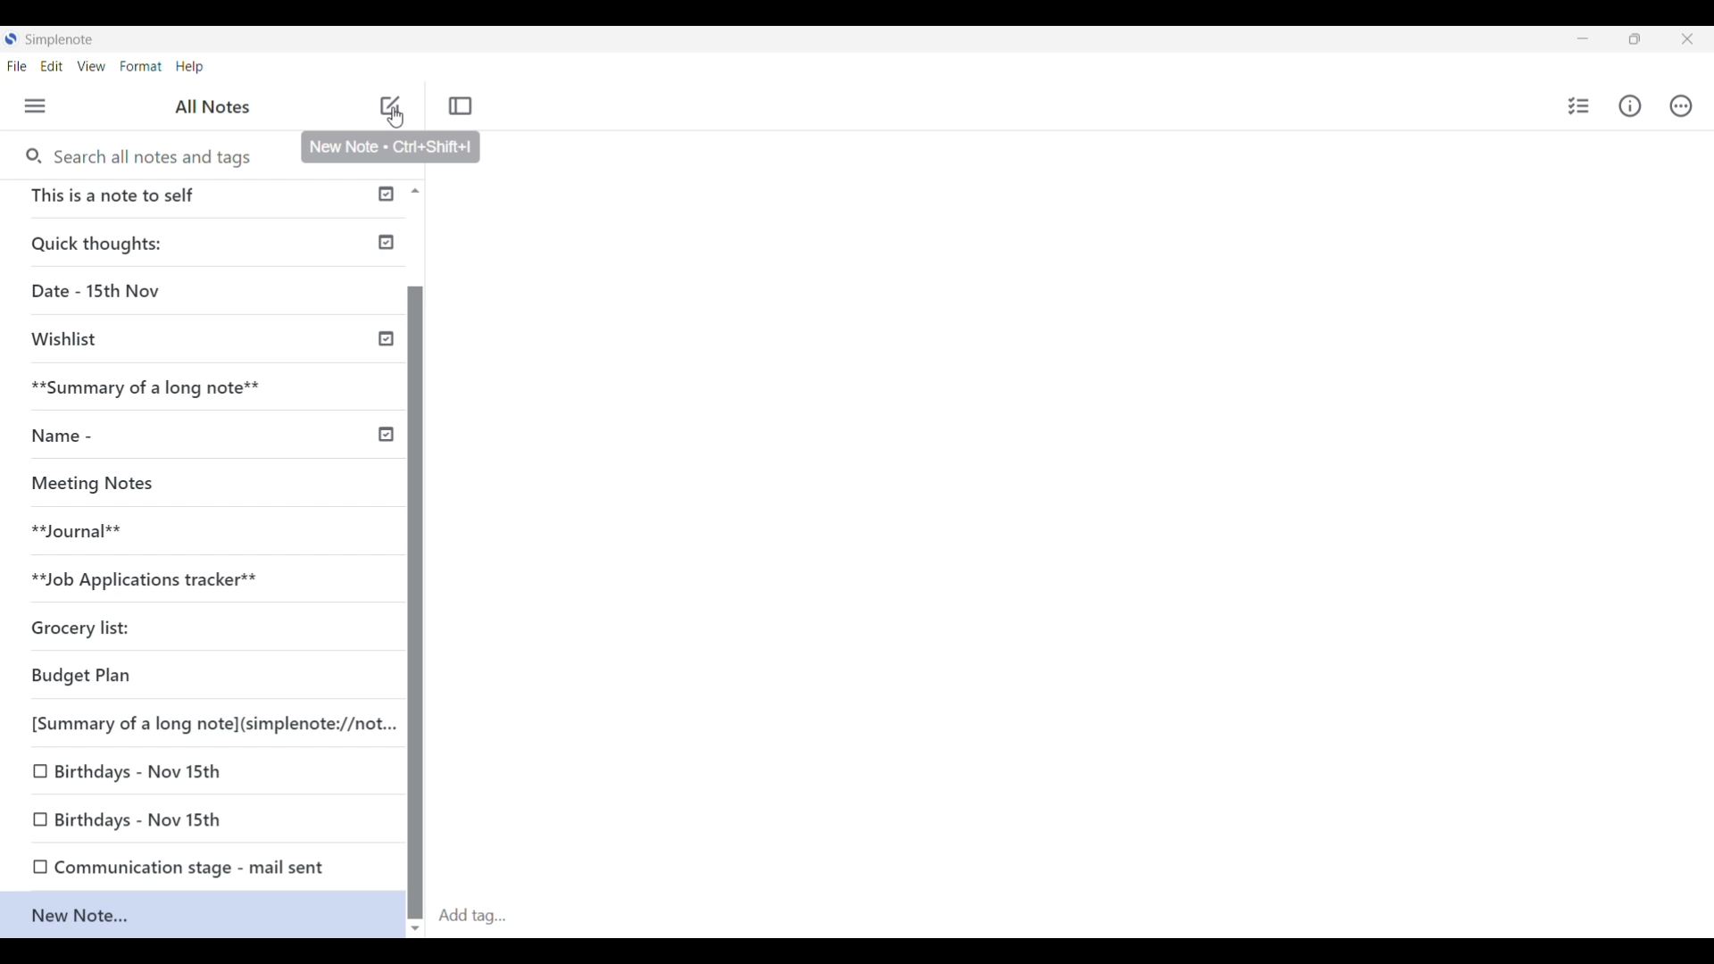 The width and height of the screenshot is (1714, 964). What do you see at coordinates (169, 198) in the screenshot?
I see `This is a note to self` at bounding box center [169, 198].